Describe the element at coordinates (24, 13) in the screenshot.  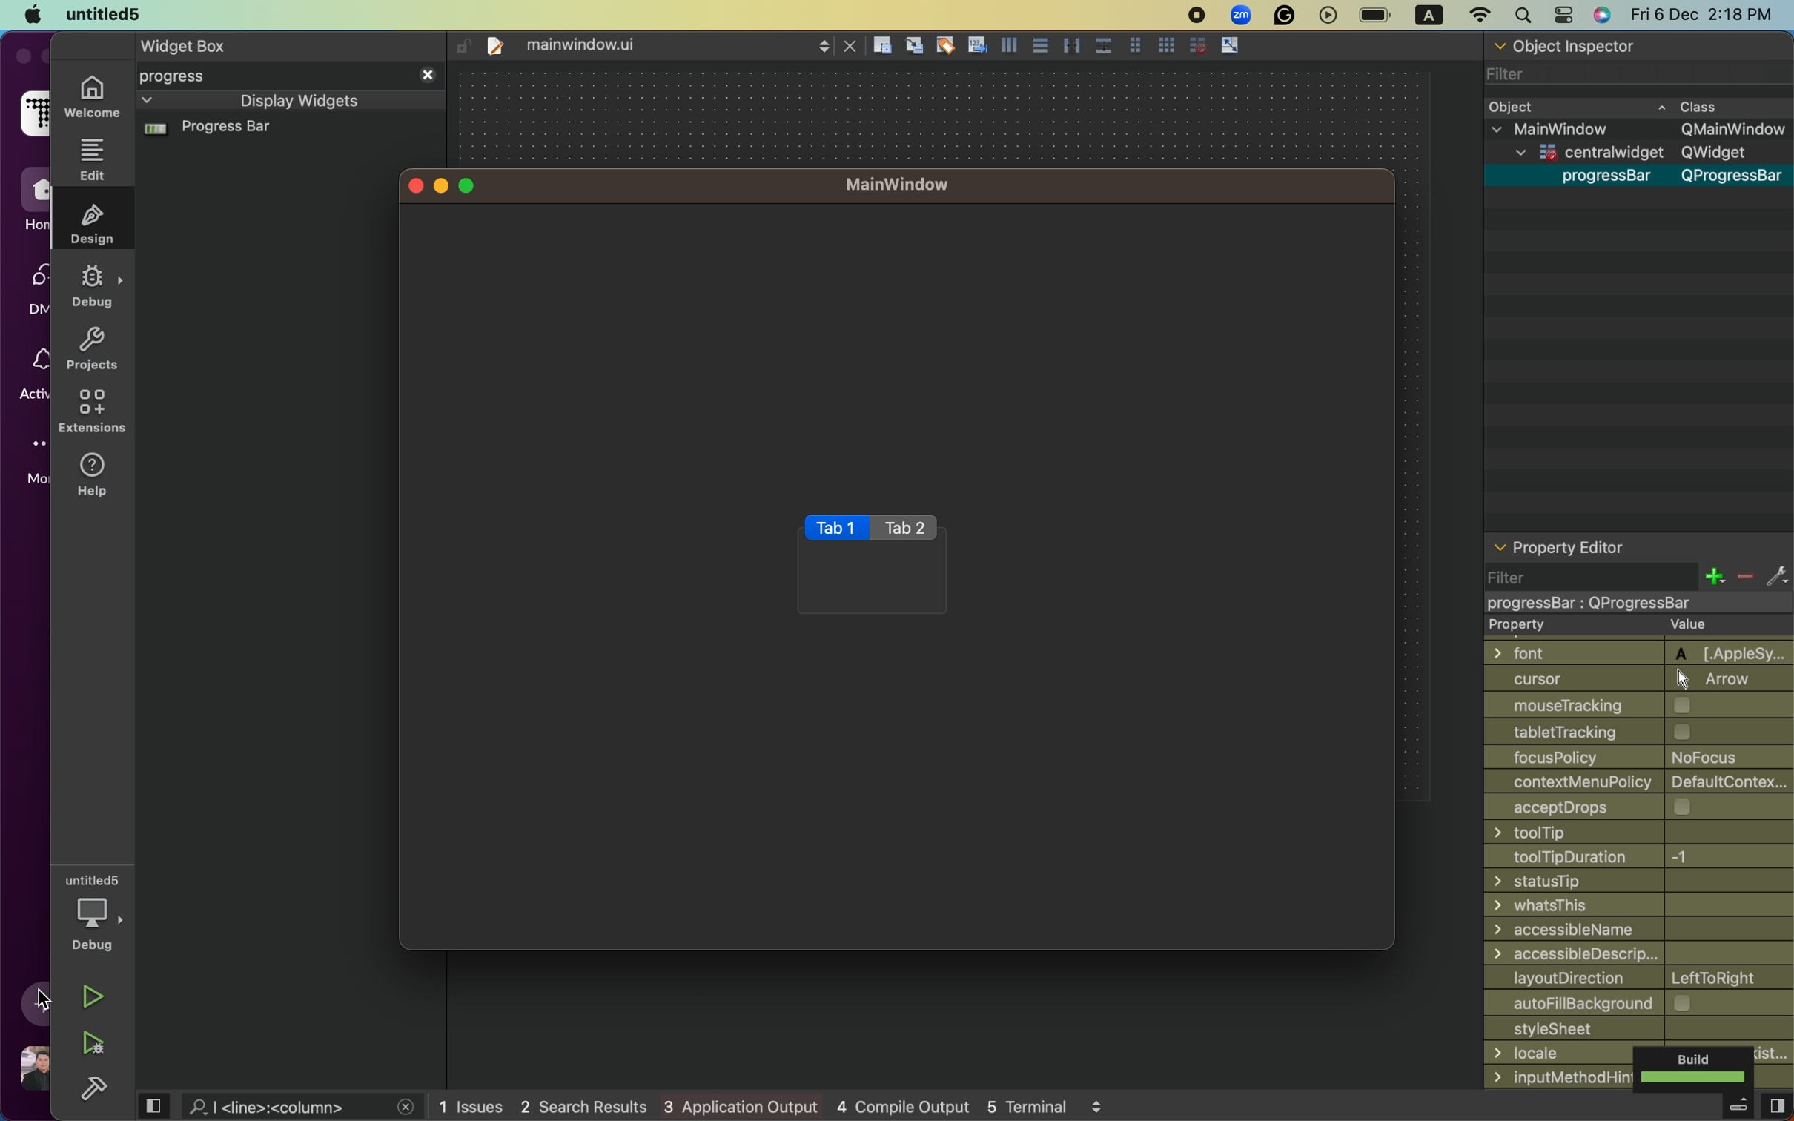
I see `apple button` at that location.